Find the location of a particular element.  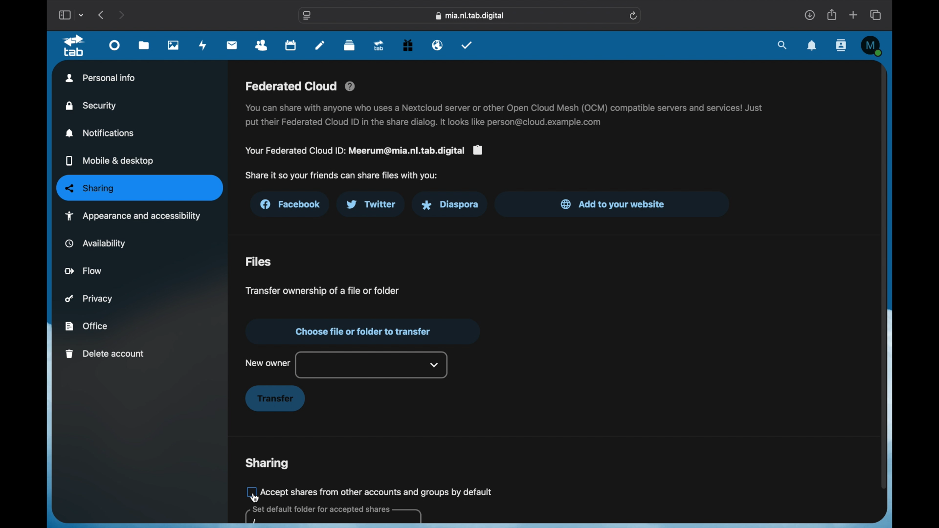

mobile and desktop is located at coordinates (110, 161).